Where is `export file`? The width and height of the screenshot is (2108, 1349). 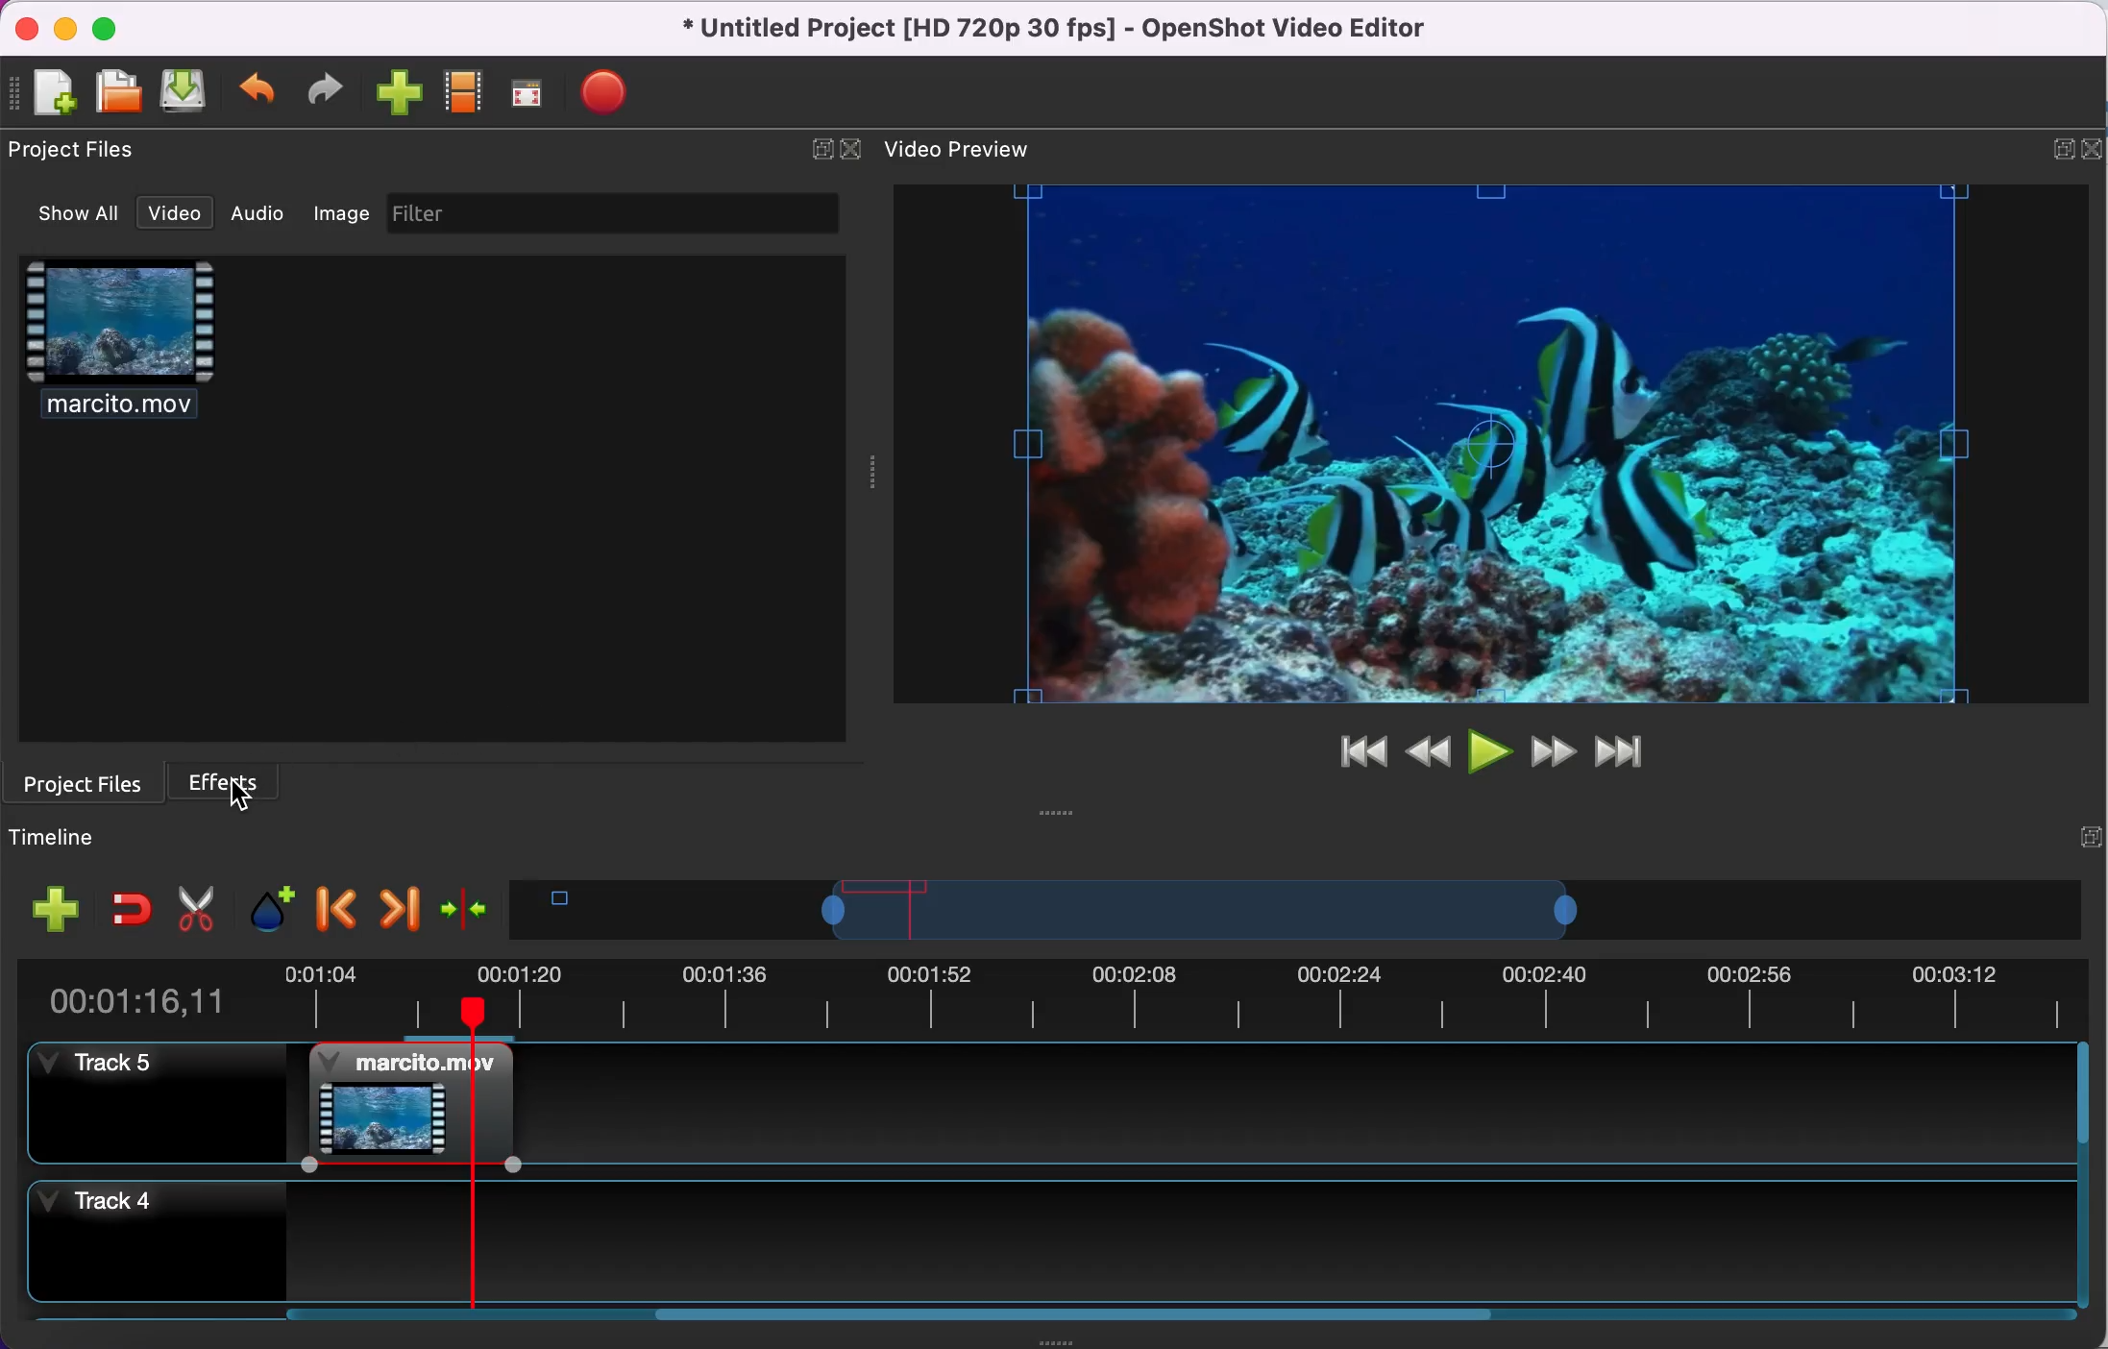 export file is located at coordinates (603, 95).